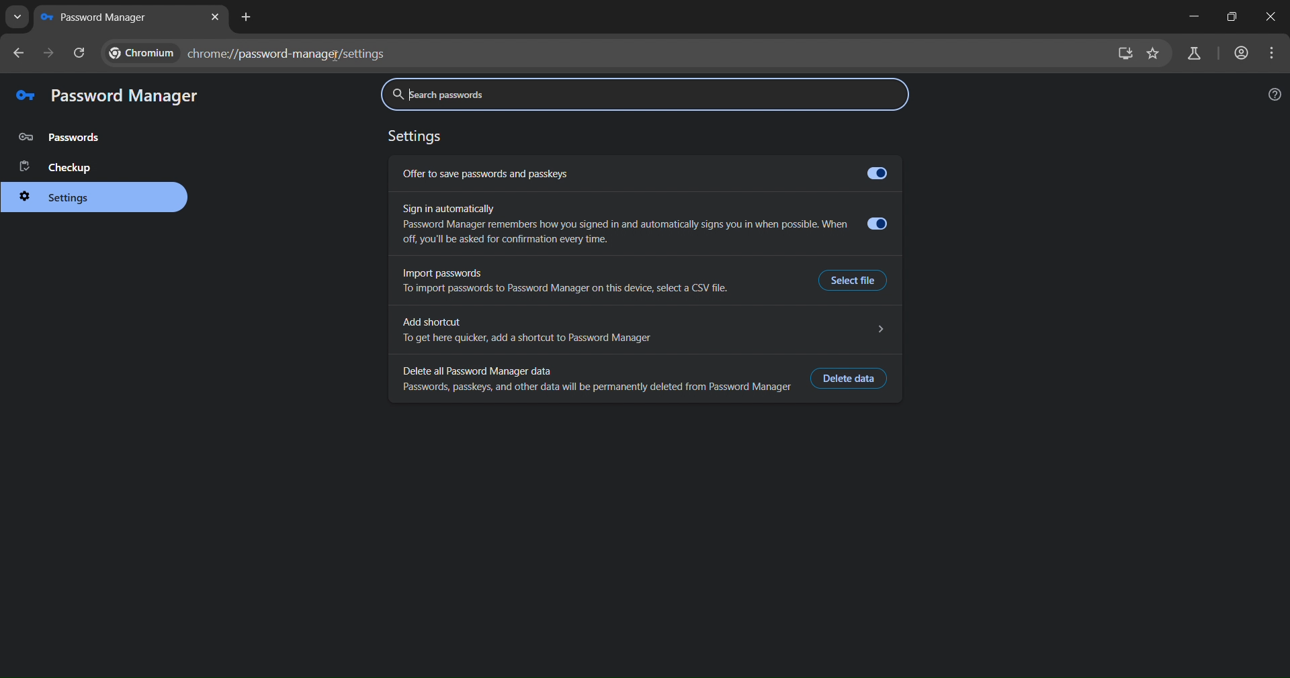 This screenshot has height=678, width=1290. Describe the element at coordinates (1231, 17) in the screenshot. I see `restore down` at that location.